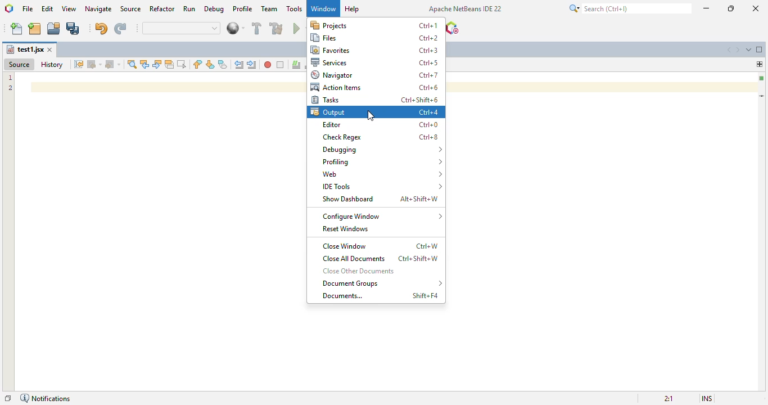 The image size is (768, 405). Describe the element at coordinates (9, 8) in the screenshot. I see `logo` at that location.